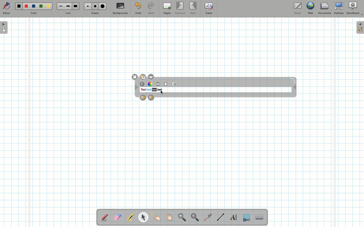 Image resolution: width=364 pixels, height=227 pixels. What do you see at coordinates (151, 9) in the screenshot?
I see `Redo` at bounding box center [151, 9].